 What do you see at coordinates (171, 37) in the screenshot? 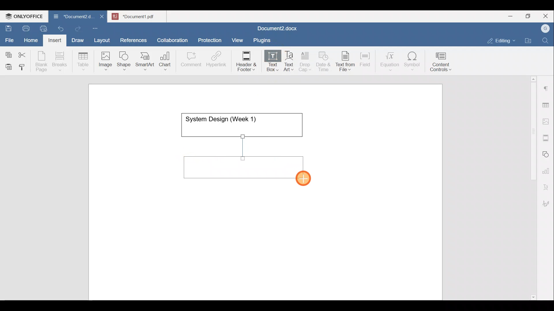
I see `Collaboration` at bounding box center [171, 37].